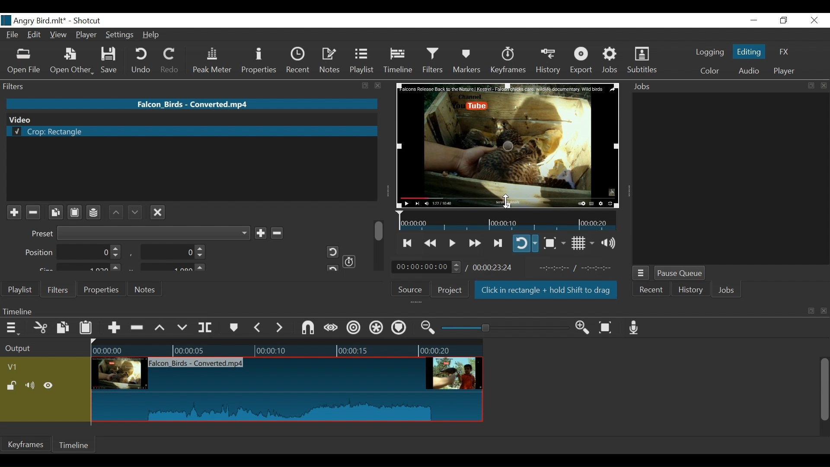 Image resolution: width=830 pixels, height=467 pixels. What do you see at coordinates (612, 243) in the screenshot?
I see `Show volume control` at bounding box center [612, 243].